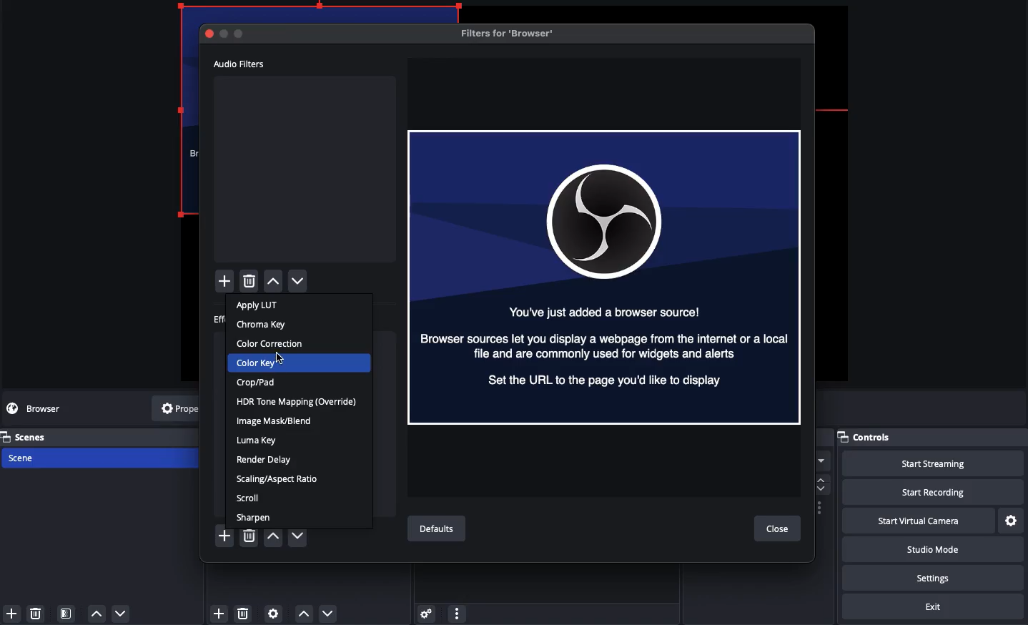 The image size is (1028, 625). What do you see at coordinates (511, 33) in the screenshot?
I see `Filters for browser` at bounding box center [511, 33].